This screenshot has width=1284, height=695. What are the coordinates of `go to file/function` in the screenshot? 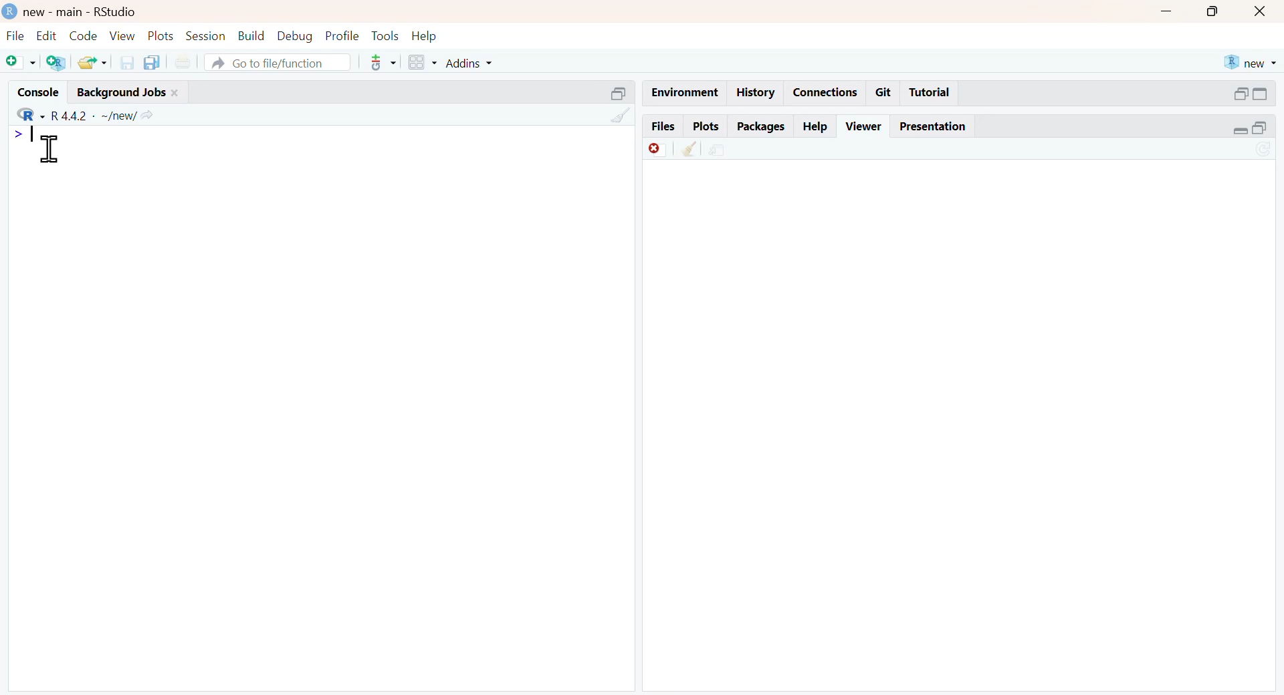 It's located at (278, 61).